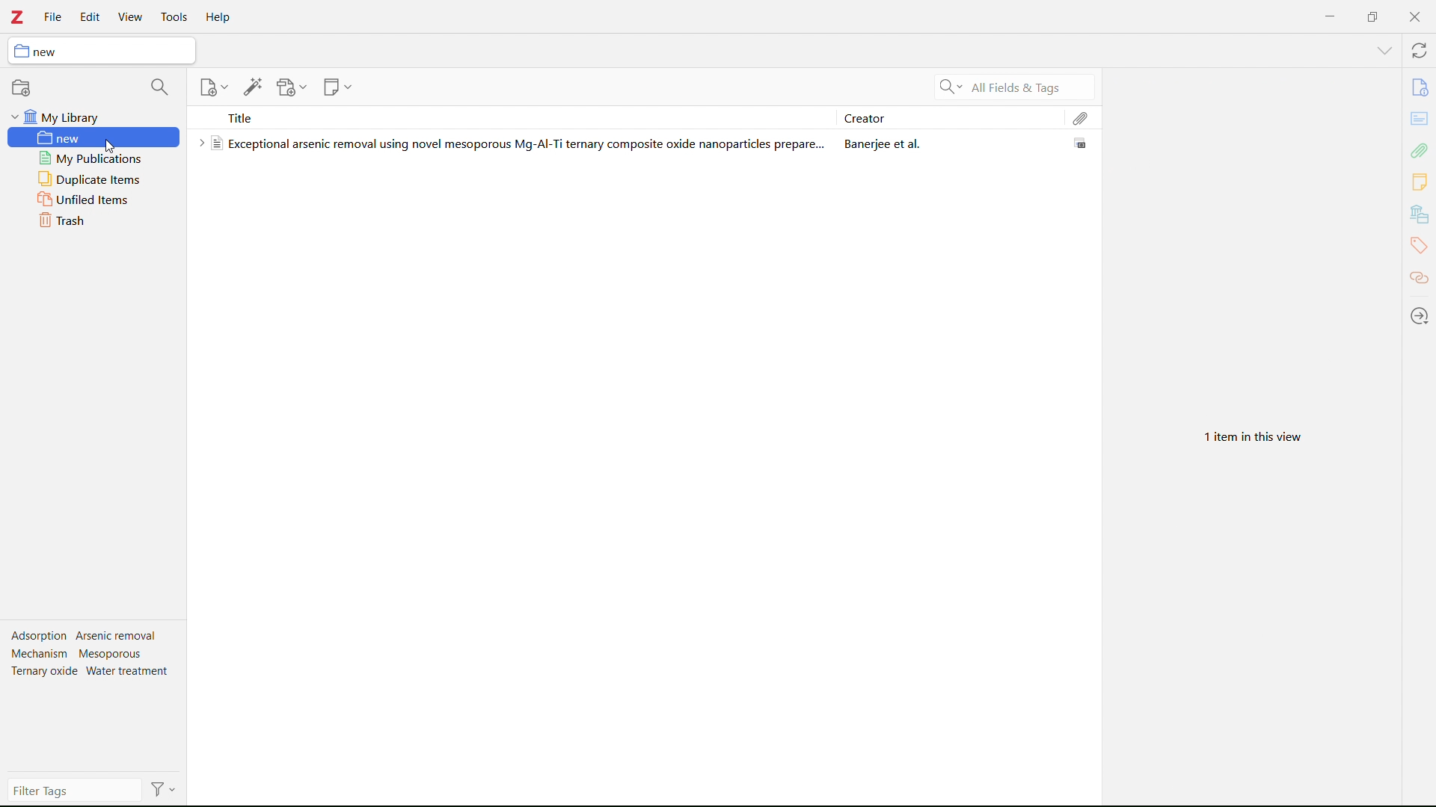 The width and height of the screenshot is (1436, 807). Describe the element at coordinates (159, 87) in the screenshot. I see `filter collections` at that location.